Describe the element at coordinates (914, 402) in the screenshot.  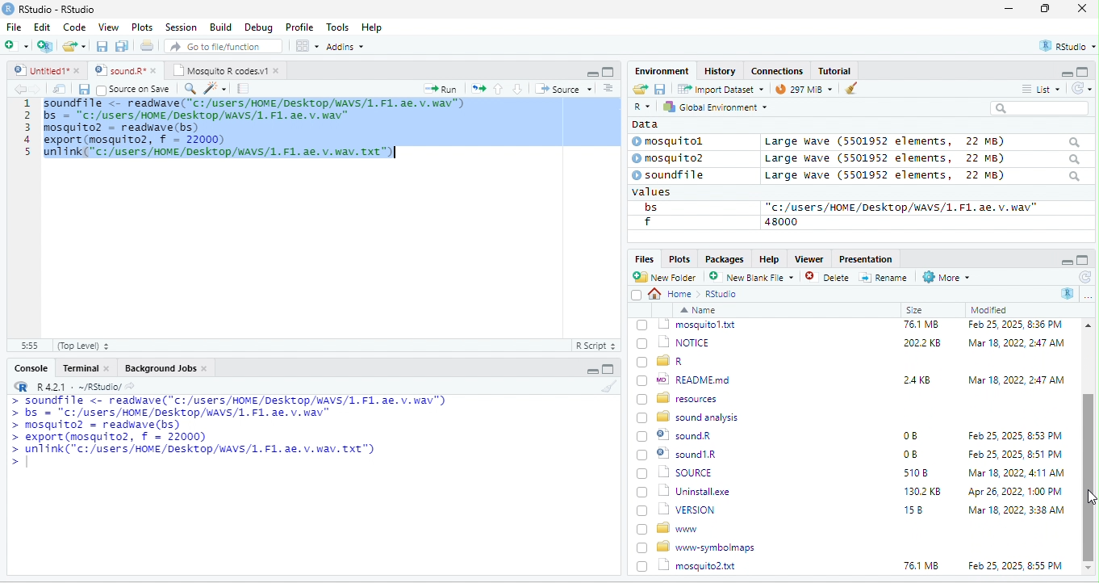
I see `6KB` at that location.